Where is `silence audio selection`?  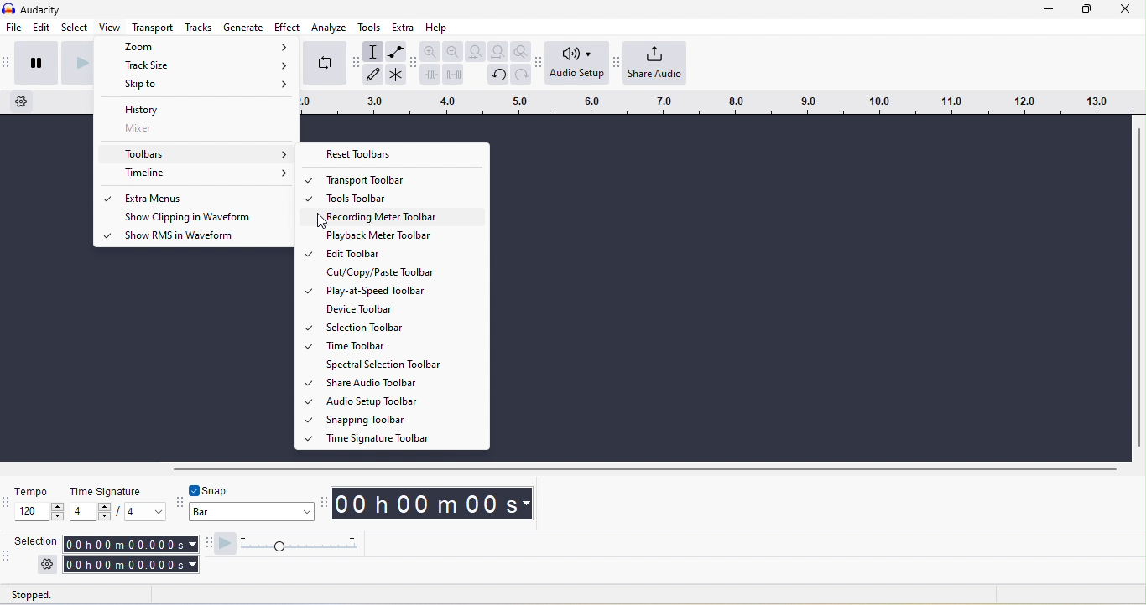
silence audio selection is located at coordinates (453, 75).